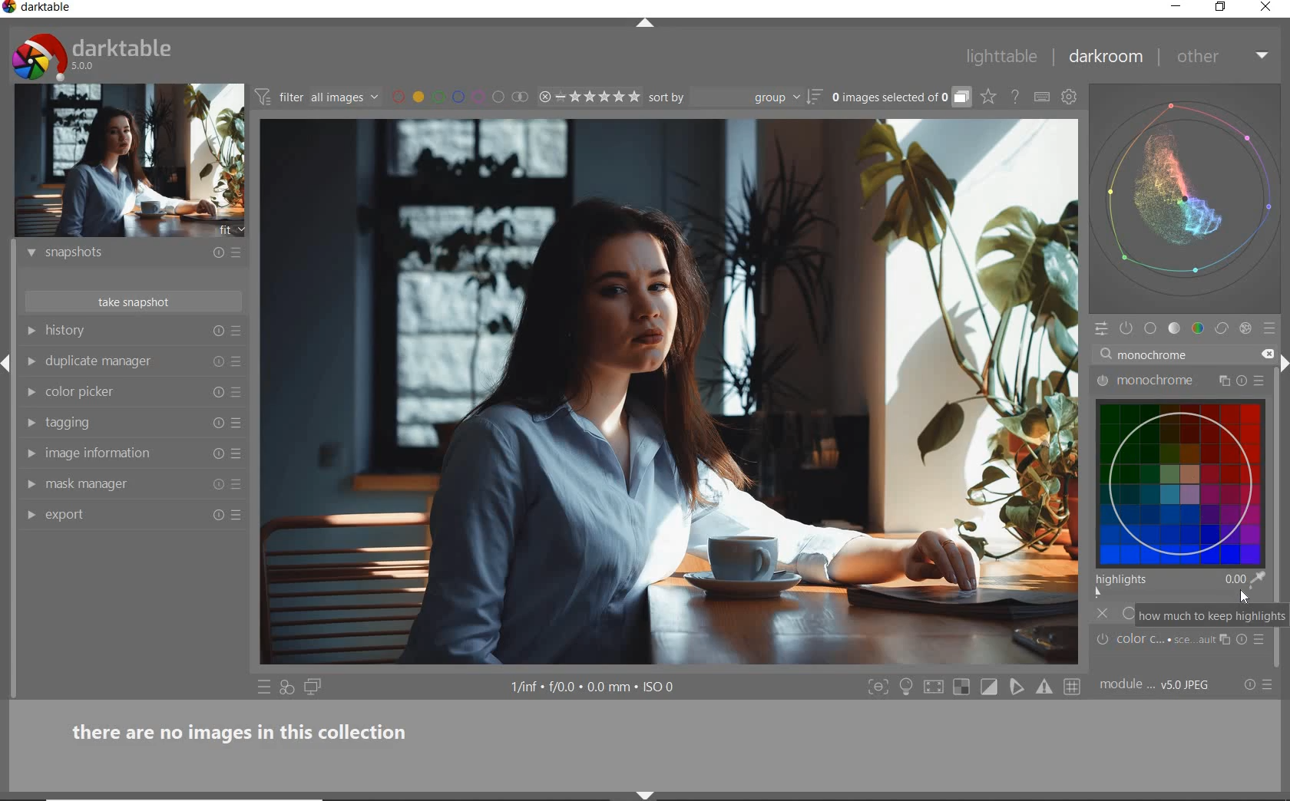  What do you see at coordinates (1127, 329) in the screenshot?
I see `show only active modules` at bounding box center [1127, 329].